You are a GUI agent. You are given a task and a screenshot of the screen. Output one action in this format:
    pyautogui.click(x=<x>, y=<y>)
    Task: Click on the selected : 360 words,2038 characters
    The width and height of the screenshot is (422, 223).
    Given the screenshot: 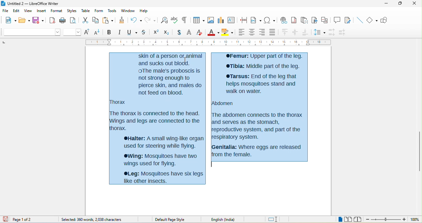 What is the action you would take?
    pyautogui.click(x=93, y=220)
    